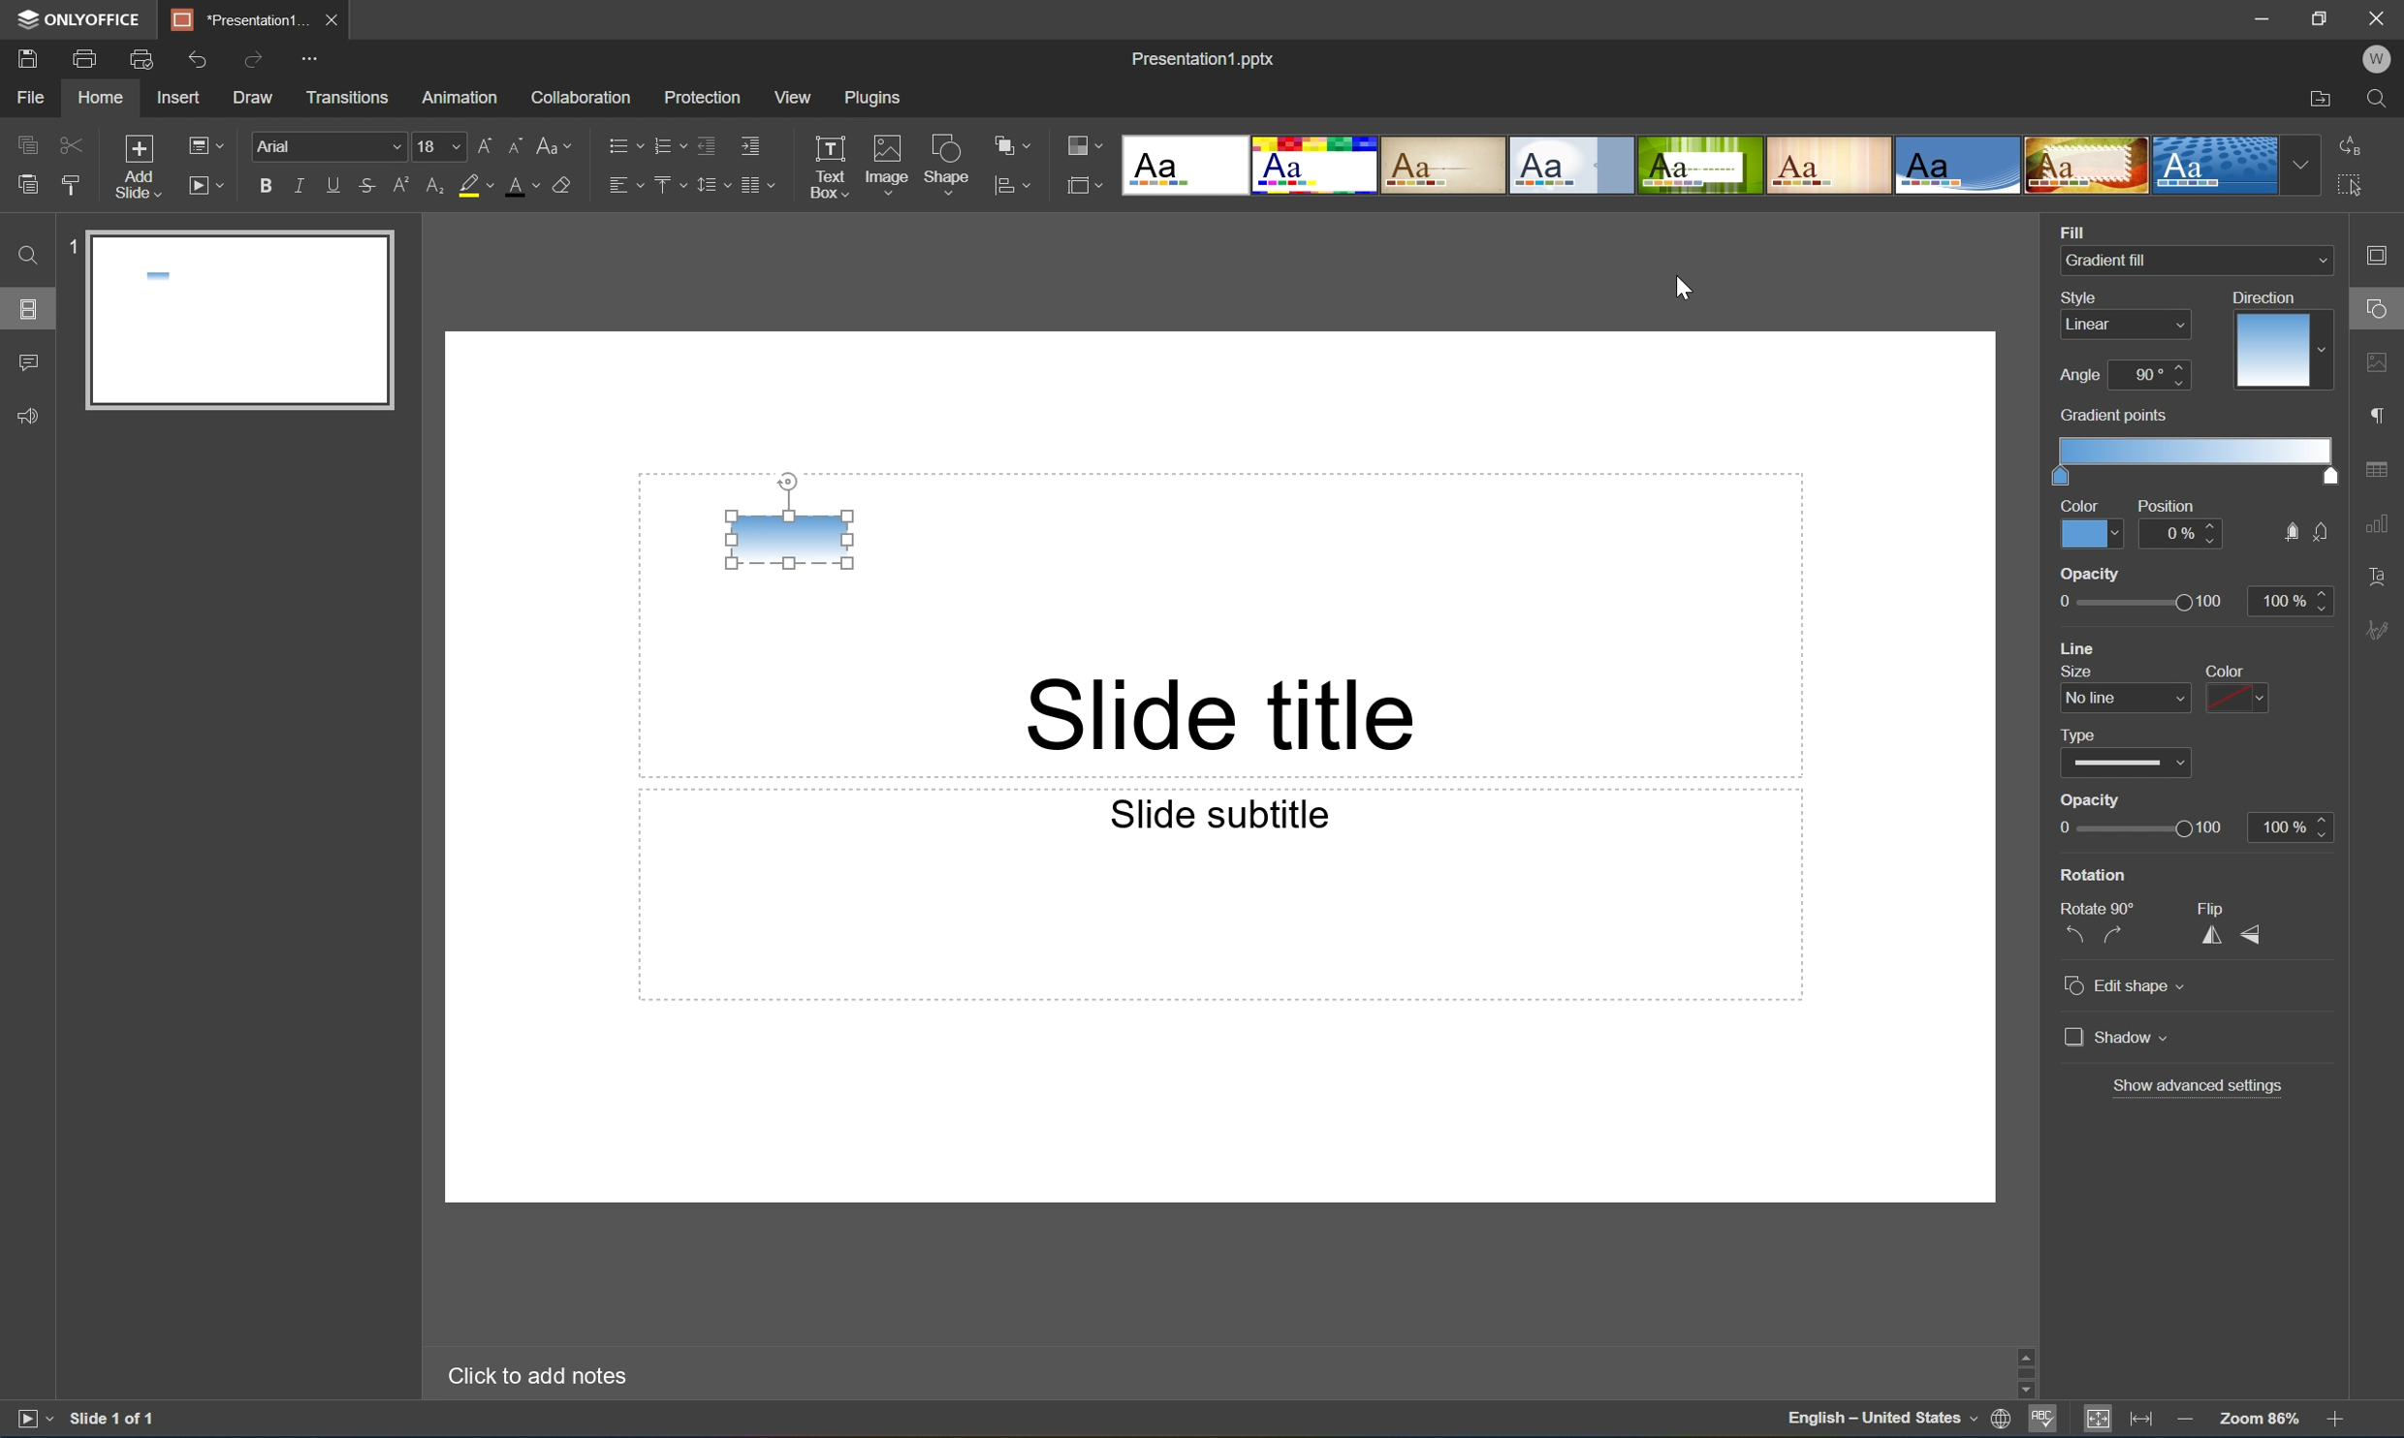 The width and height of the screenshot is (2404, 1438). Describe the element at coordinates (1228, 712) in the screenshot. I see `Slide title` at that location.